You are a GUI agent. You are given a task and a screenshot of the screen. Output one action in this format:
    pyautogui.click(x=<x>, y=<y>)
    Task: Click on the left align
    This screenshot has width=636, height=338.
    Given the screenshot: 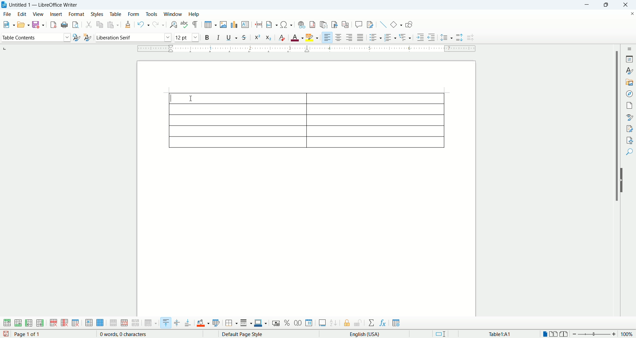 What is the action you would take?
    pyautogui.click(x=349, y=37)
    